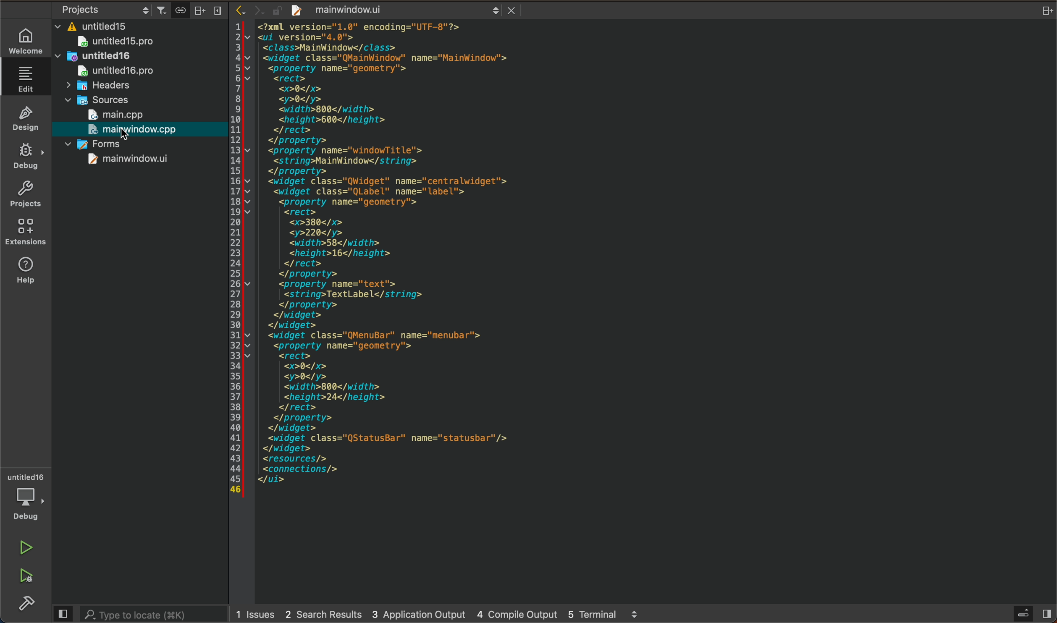 The width and height of the screenshot is (1057, 623). I want to click on main.cpp, so click(139, 116).